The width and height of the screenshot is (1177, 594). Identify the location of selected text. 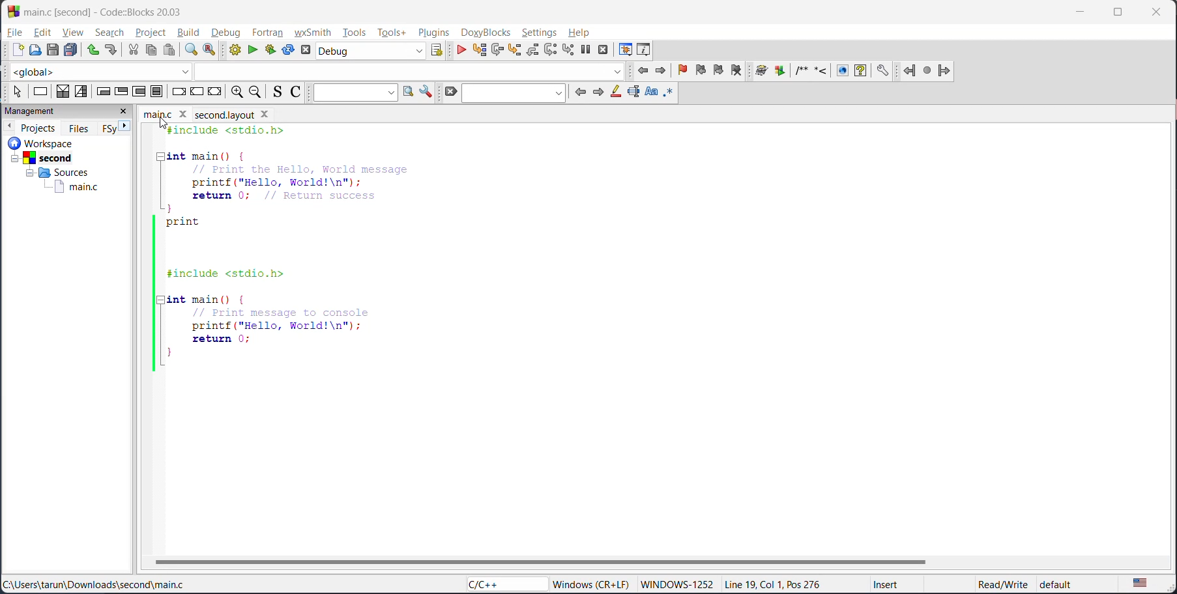
(632, 93).